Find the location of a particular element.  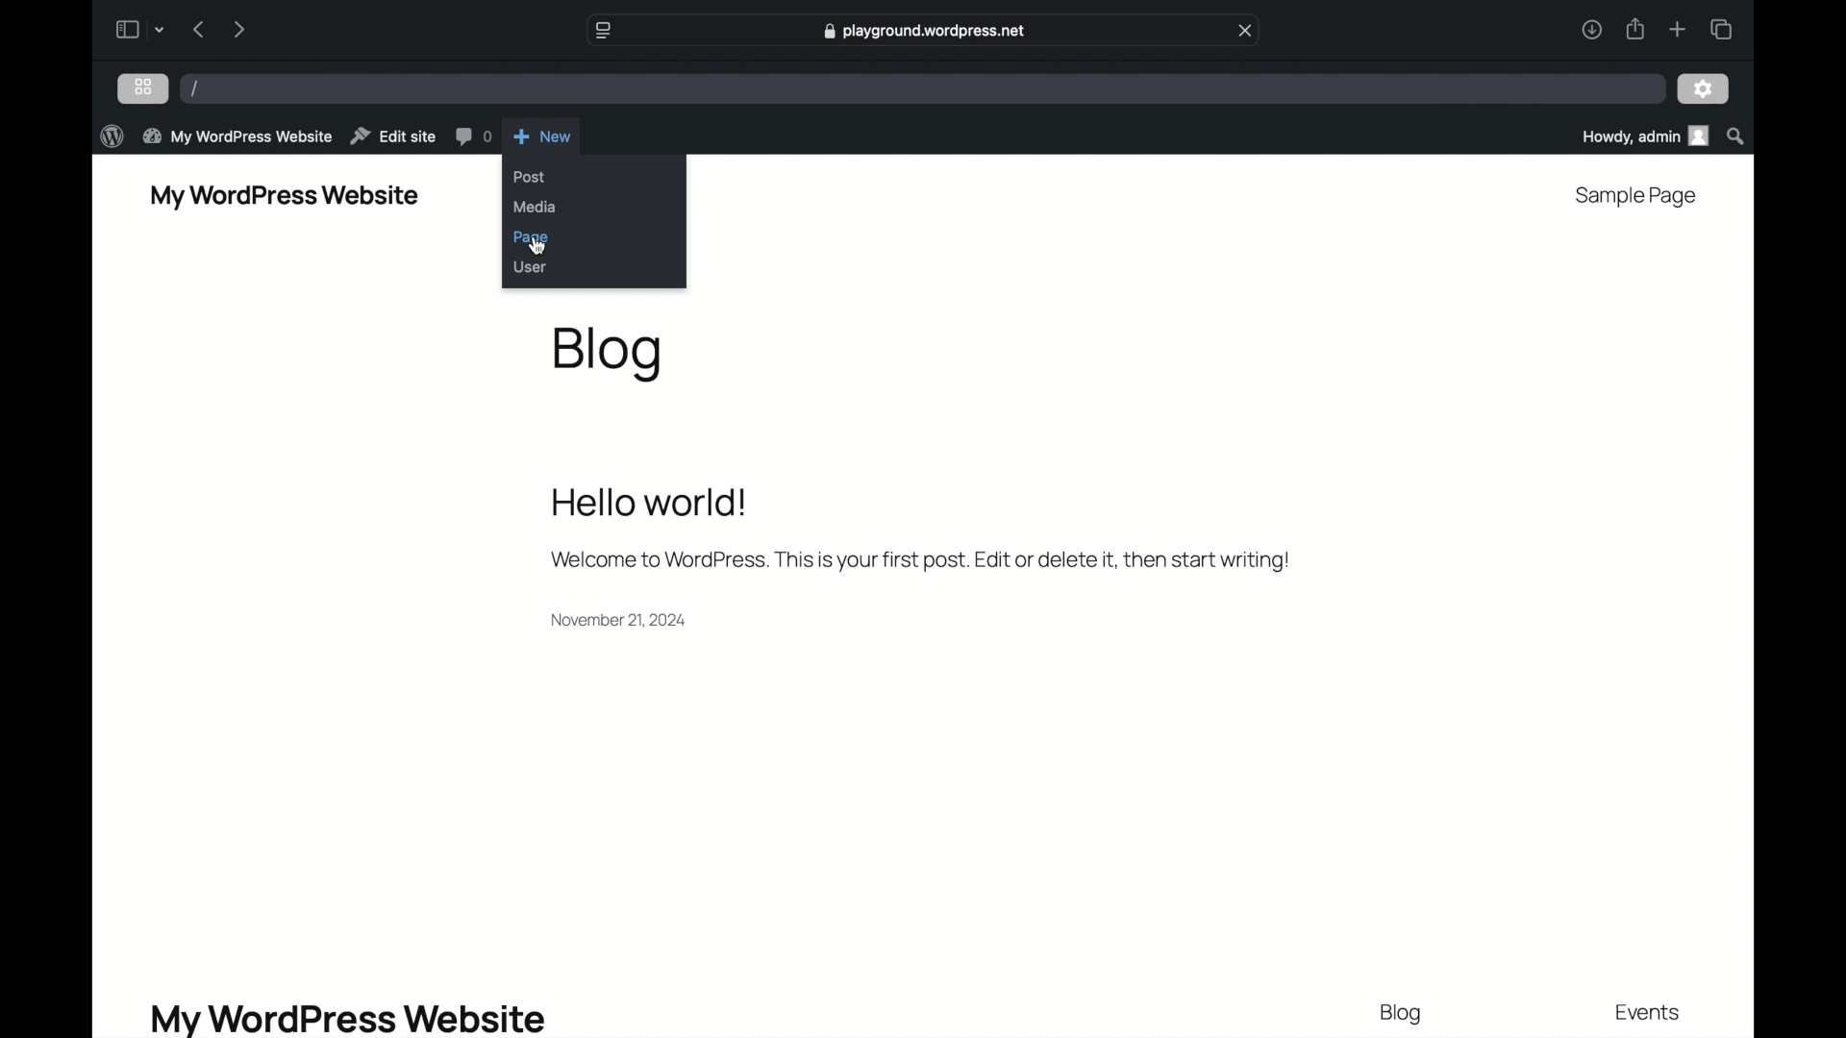

page is located at coordinates (532, 237).